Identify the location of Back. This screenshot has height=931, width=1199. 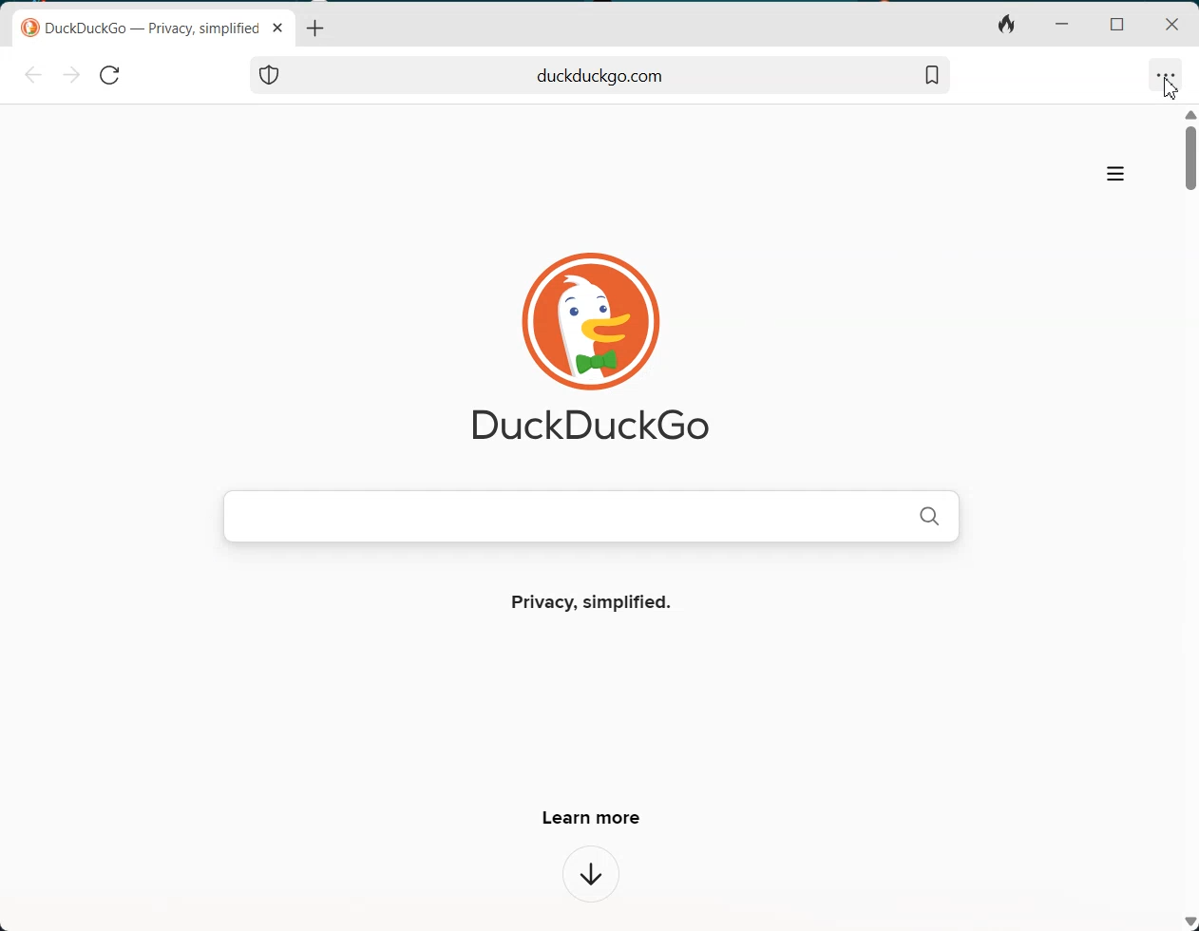
(33, 75).